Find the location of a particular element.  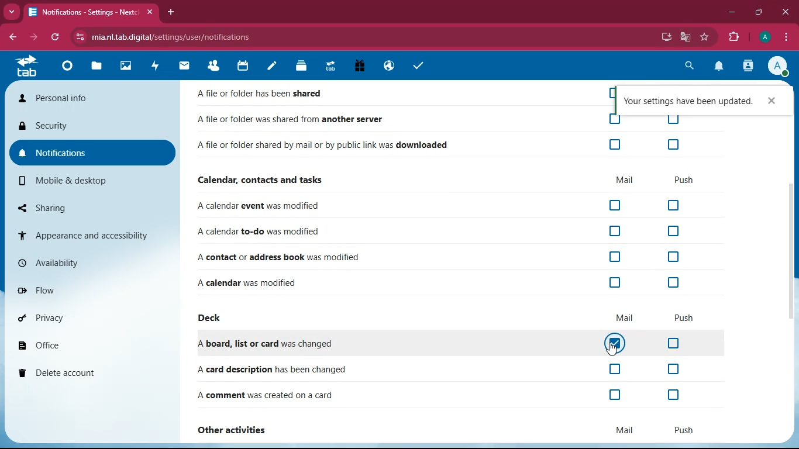

back is located at coordinates (13, 37).